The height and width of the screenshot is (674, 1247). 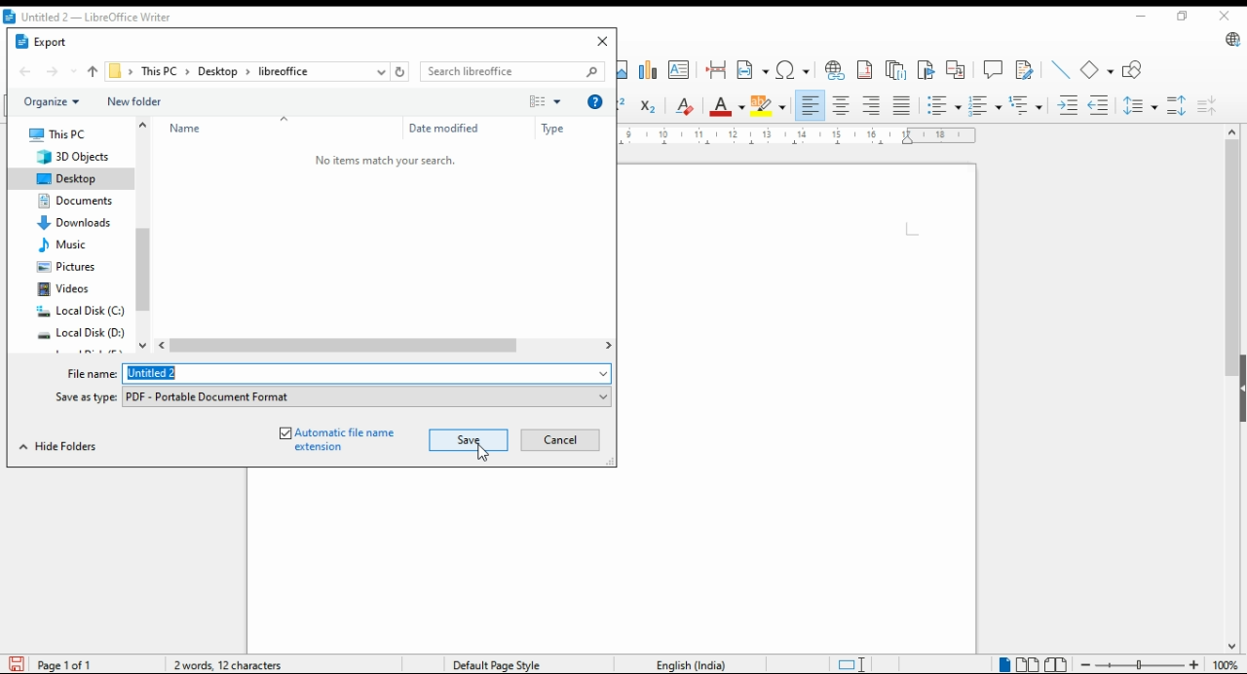 I want to click on system drive 2, so click(x=83, y=336).